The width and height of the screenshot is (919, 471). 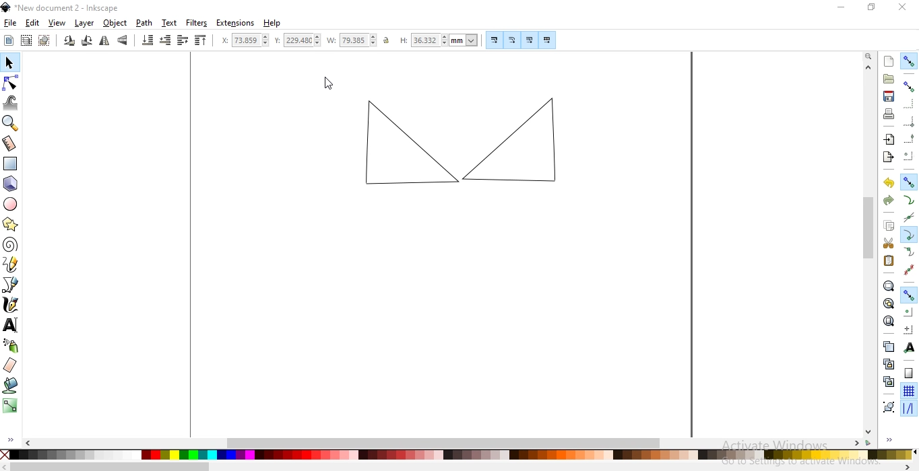 I want to click on snap bounding boxes, so click(x=910, y=85).